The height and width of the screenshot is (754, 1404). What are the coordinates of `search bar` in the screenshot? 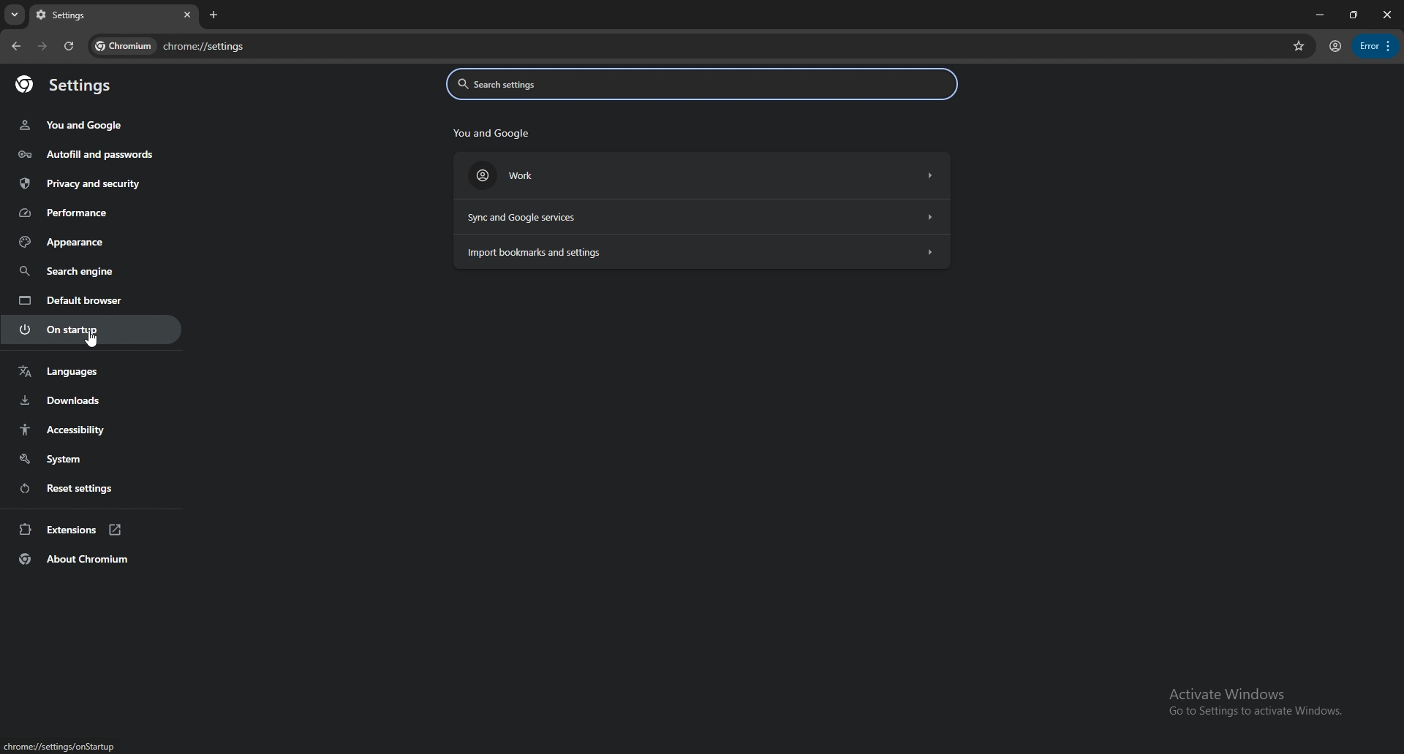 It's located at (718, 47).